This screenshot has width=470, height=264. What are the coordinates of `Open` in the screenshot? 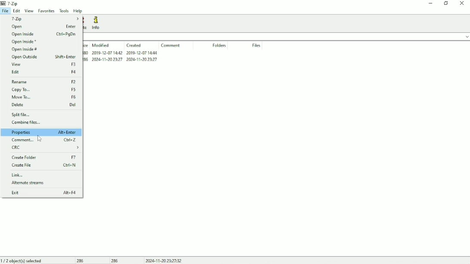 It's located at (42, 27).